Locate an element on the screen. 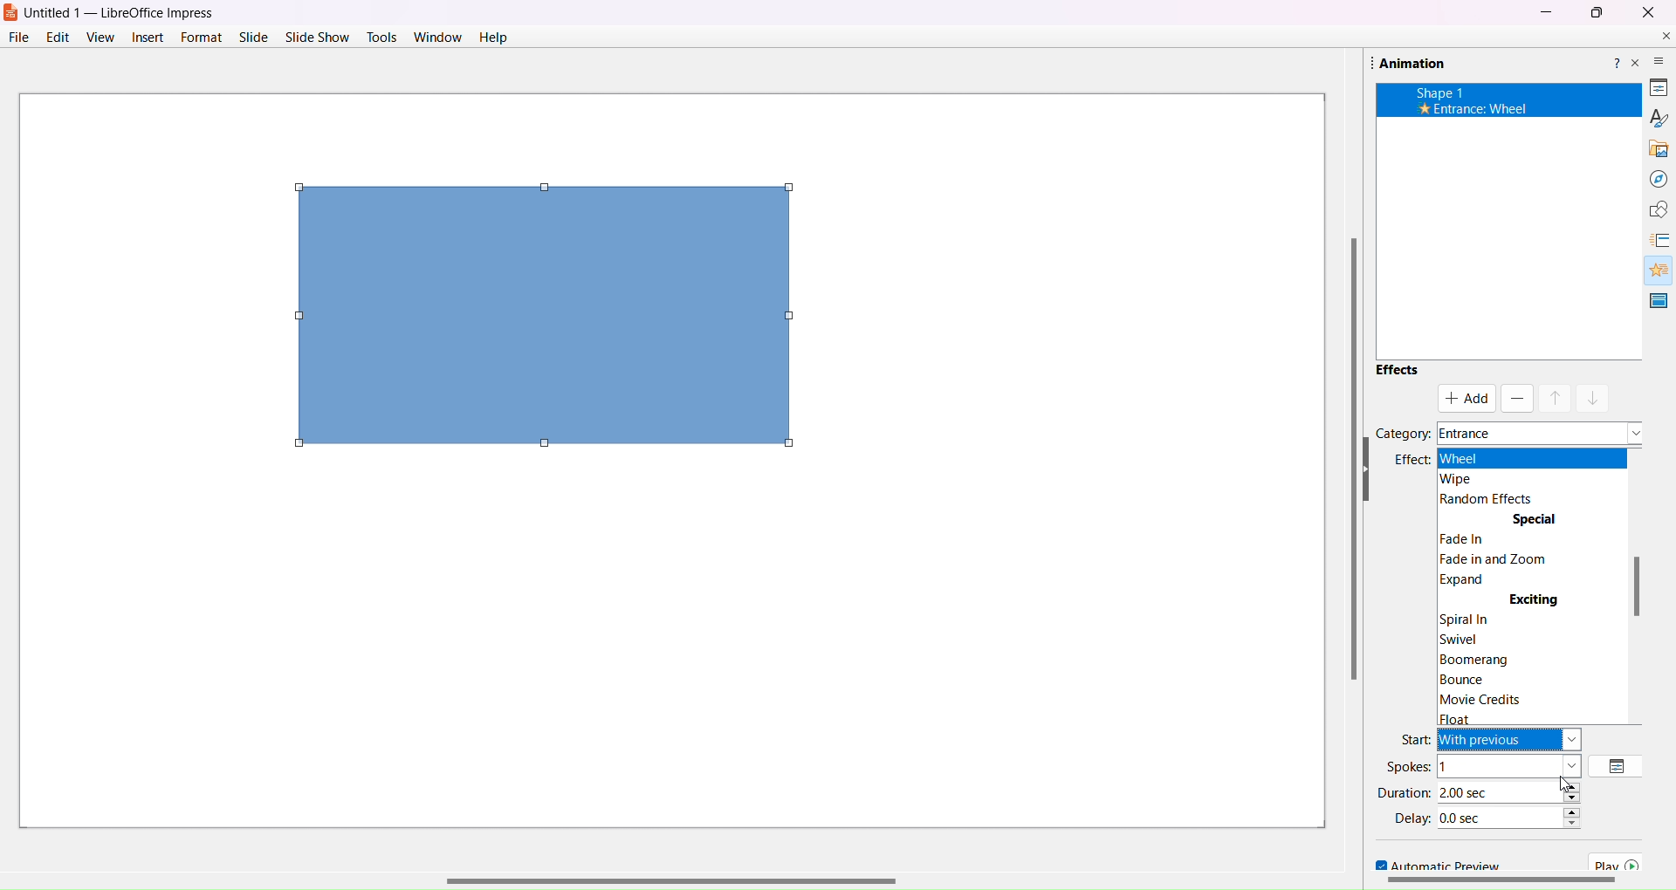  Shapes is located at coordinates (1652, 209).